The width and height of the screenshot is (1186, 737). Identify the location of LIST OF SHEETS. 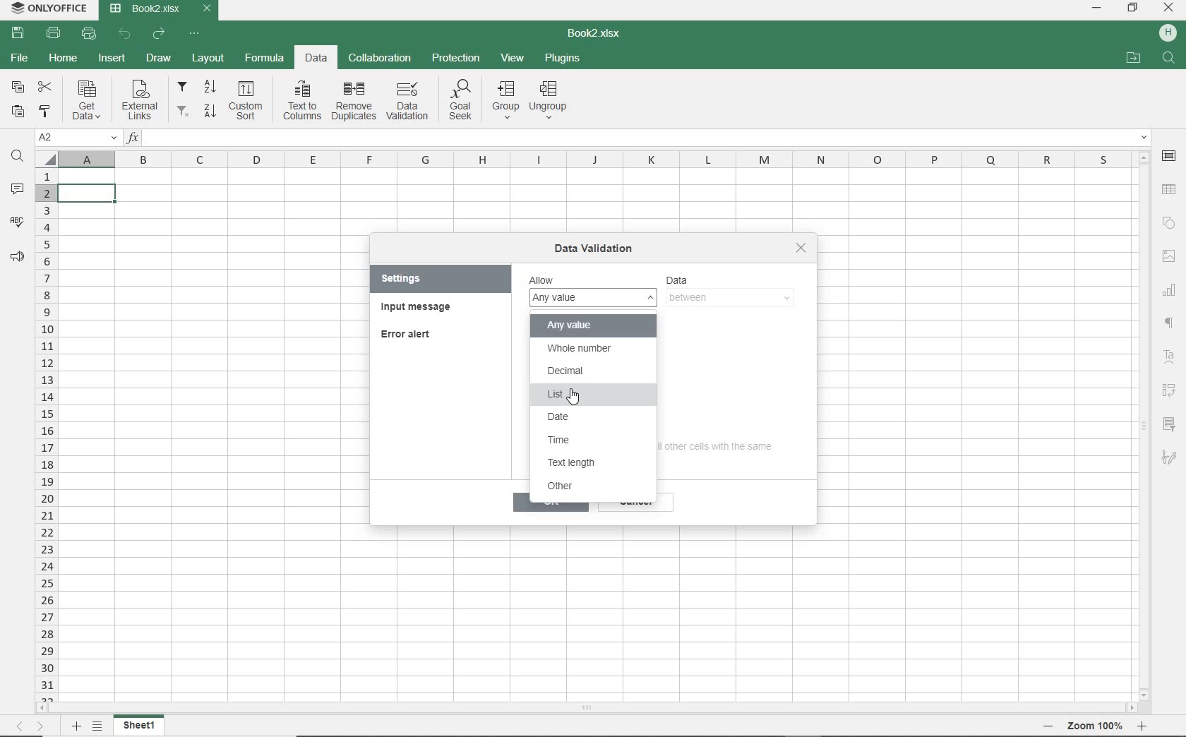
(100, 727).